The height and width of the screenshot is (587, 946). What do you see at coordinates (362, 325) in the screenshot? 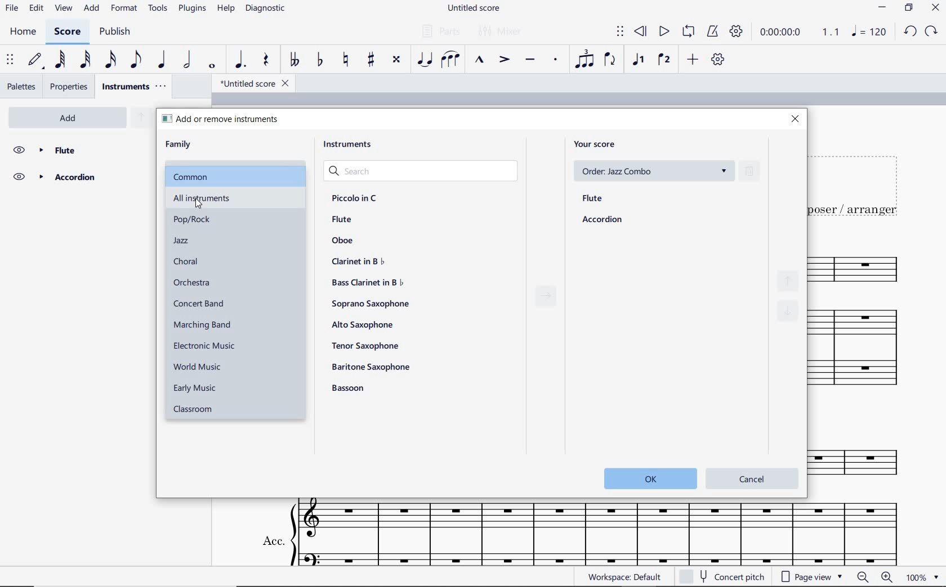
I see `Alto Saxophone` at bounding box center [362, 325].